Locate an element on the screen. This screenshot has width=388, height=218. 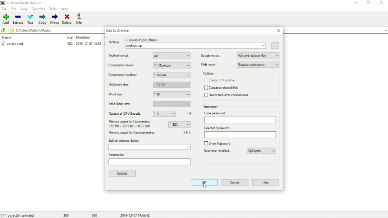
380 is located at coordinates (66, 214).